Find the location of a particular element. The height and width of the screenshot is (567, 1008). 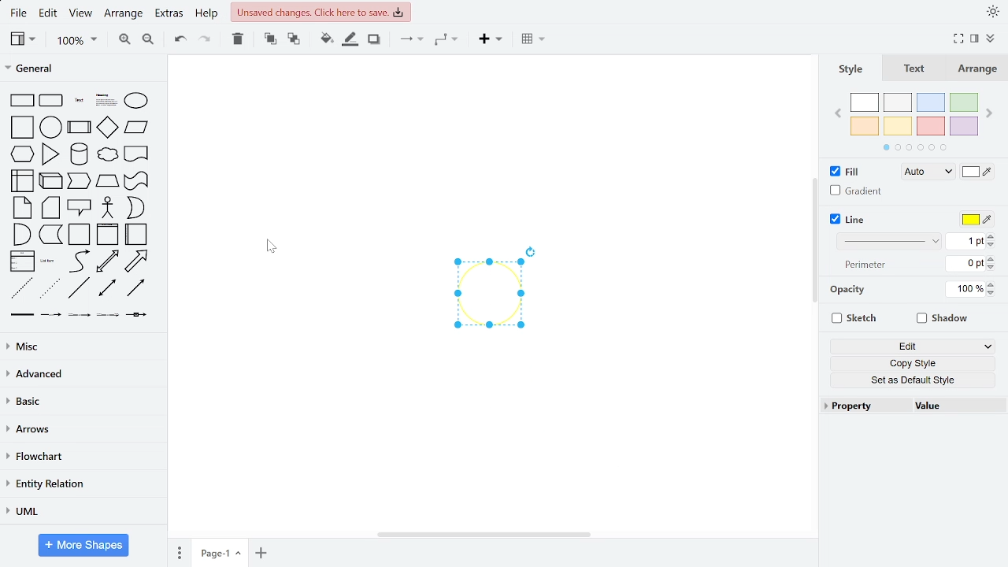

arrow is located at coordinates (137, 261).